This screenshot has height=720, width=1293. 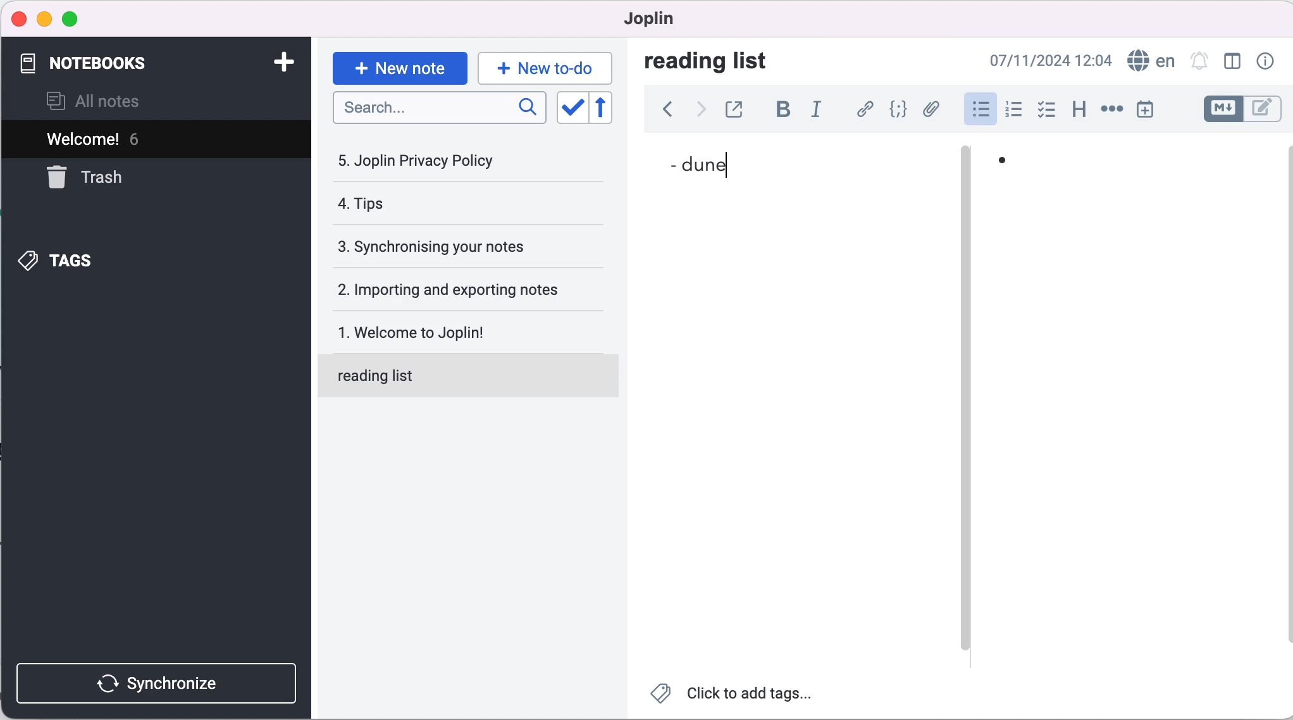 I want to click on horizontal rule, so click(x=1111, y=111).